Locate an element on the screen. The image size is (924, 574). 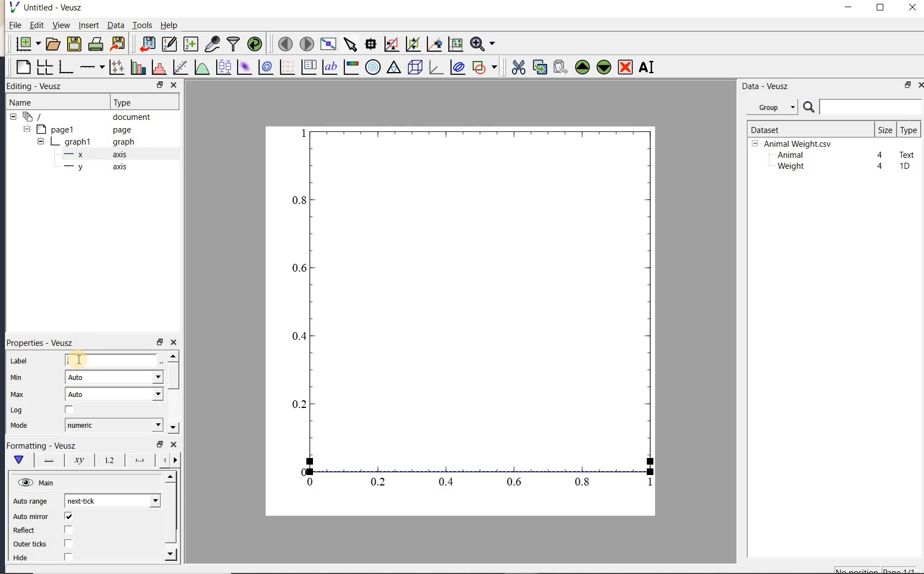
Main is located at coordinates (37, 483).